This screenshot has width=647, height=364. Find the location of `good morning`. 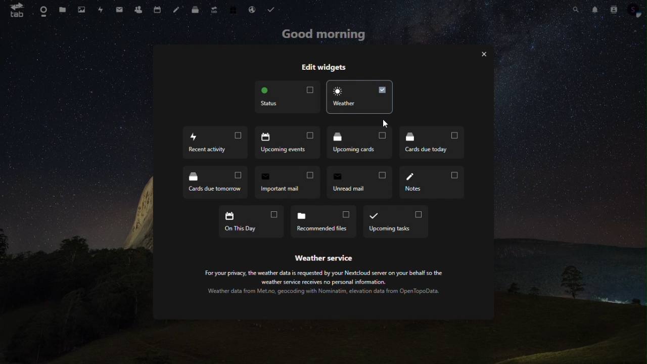

good morning is located at coordinates (326, 34).